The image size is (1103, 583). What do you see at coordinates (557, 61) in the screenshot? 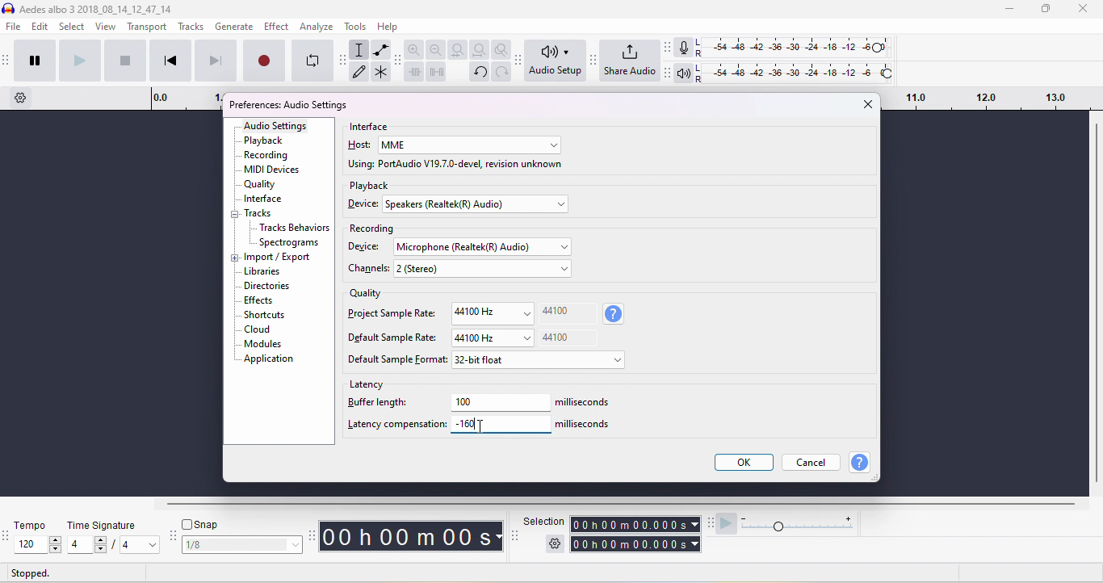
I see `audio set up` at bounding box center [557, 61].